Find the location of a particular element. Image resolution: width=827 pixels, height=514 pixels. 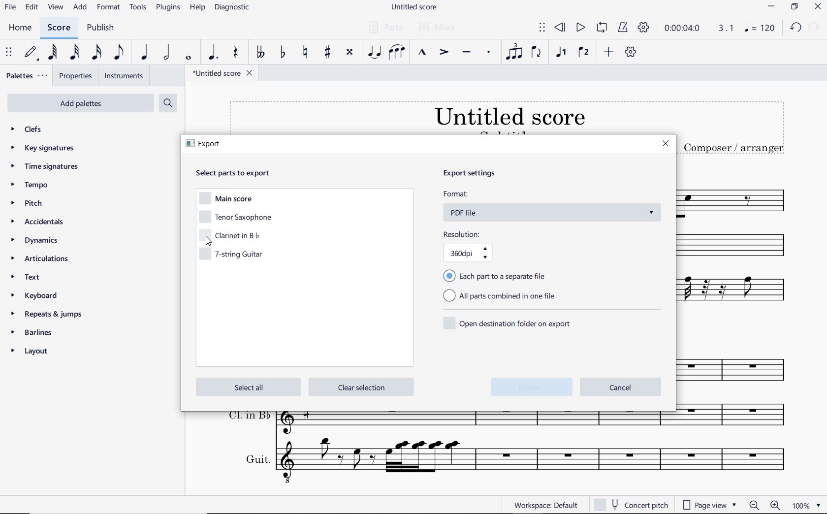

METRONOME is located at coordinates (624, 28).